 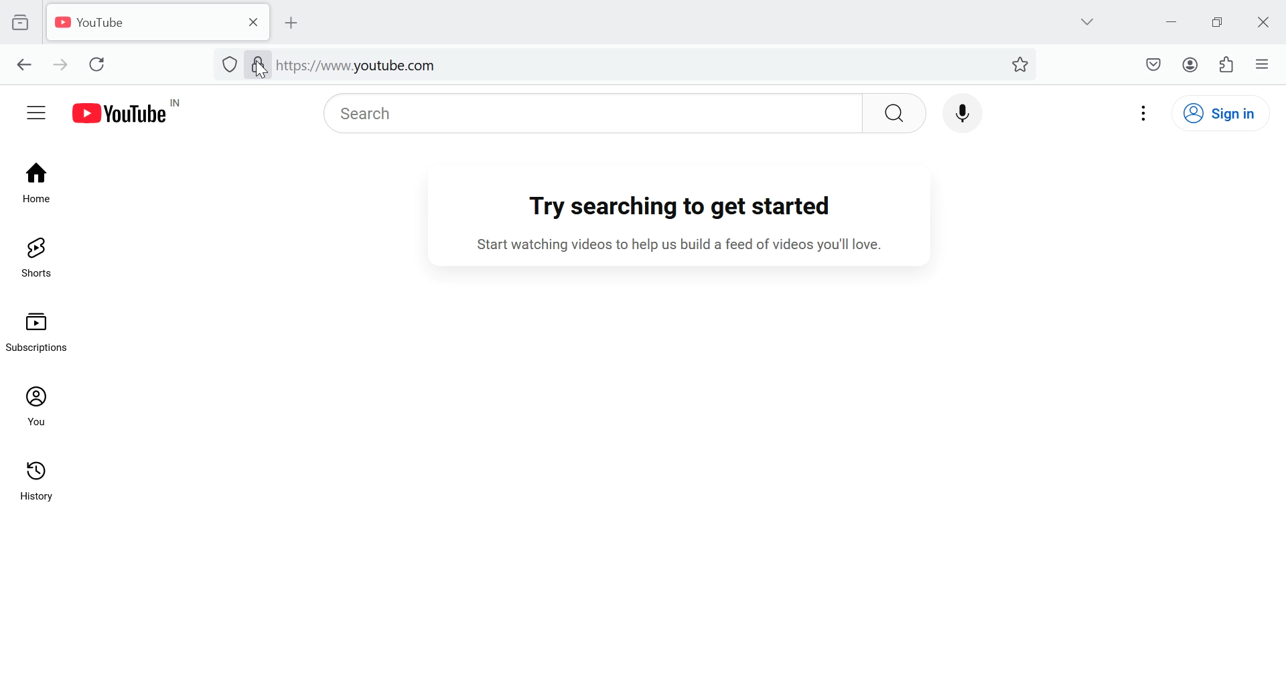 What do you see at coordinates (251, 21) in the screenshot?
I see `Close` at bounding box center [251, 21].